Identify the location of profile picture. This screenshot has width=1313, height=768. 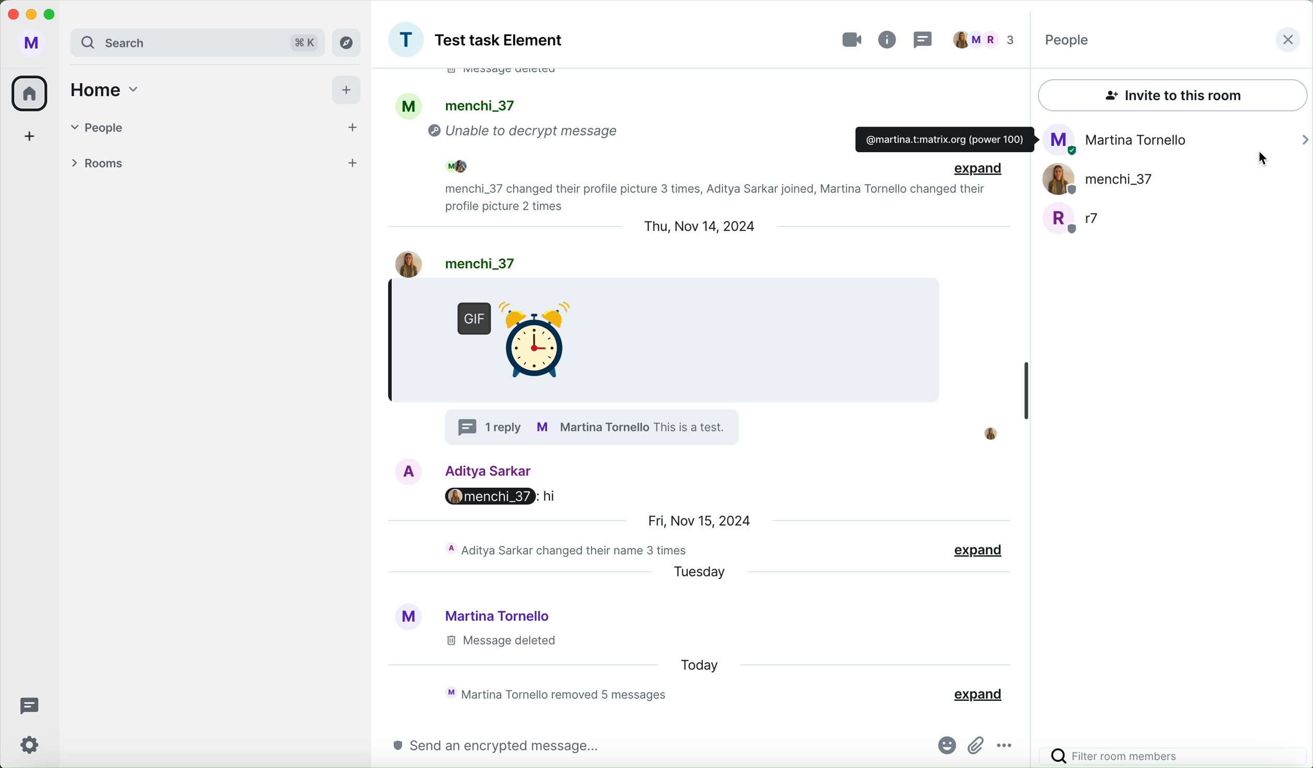
(993, 431).